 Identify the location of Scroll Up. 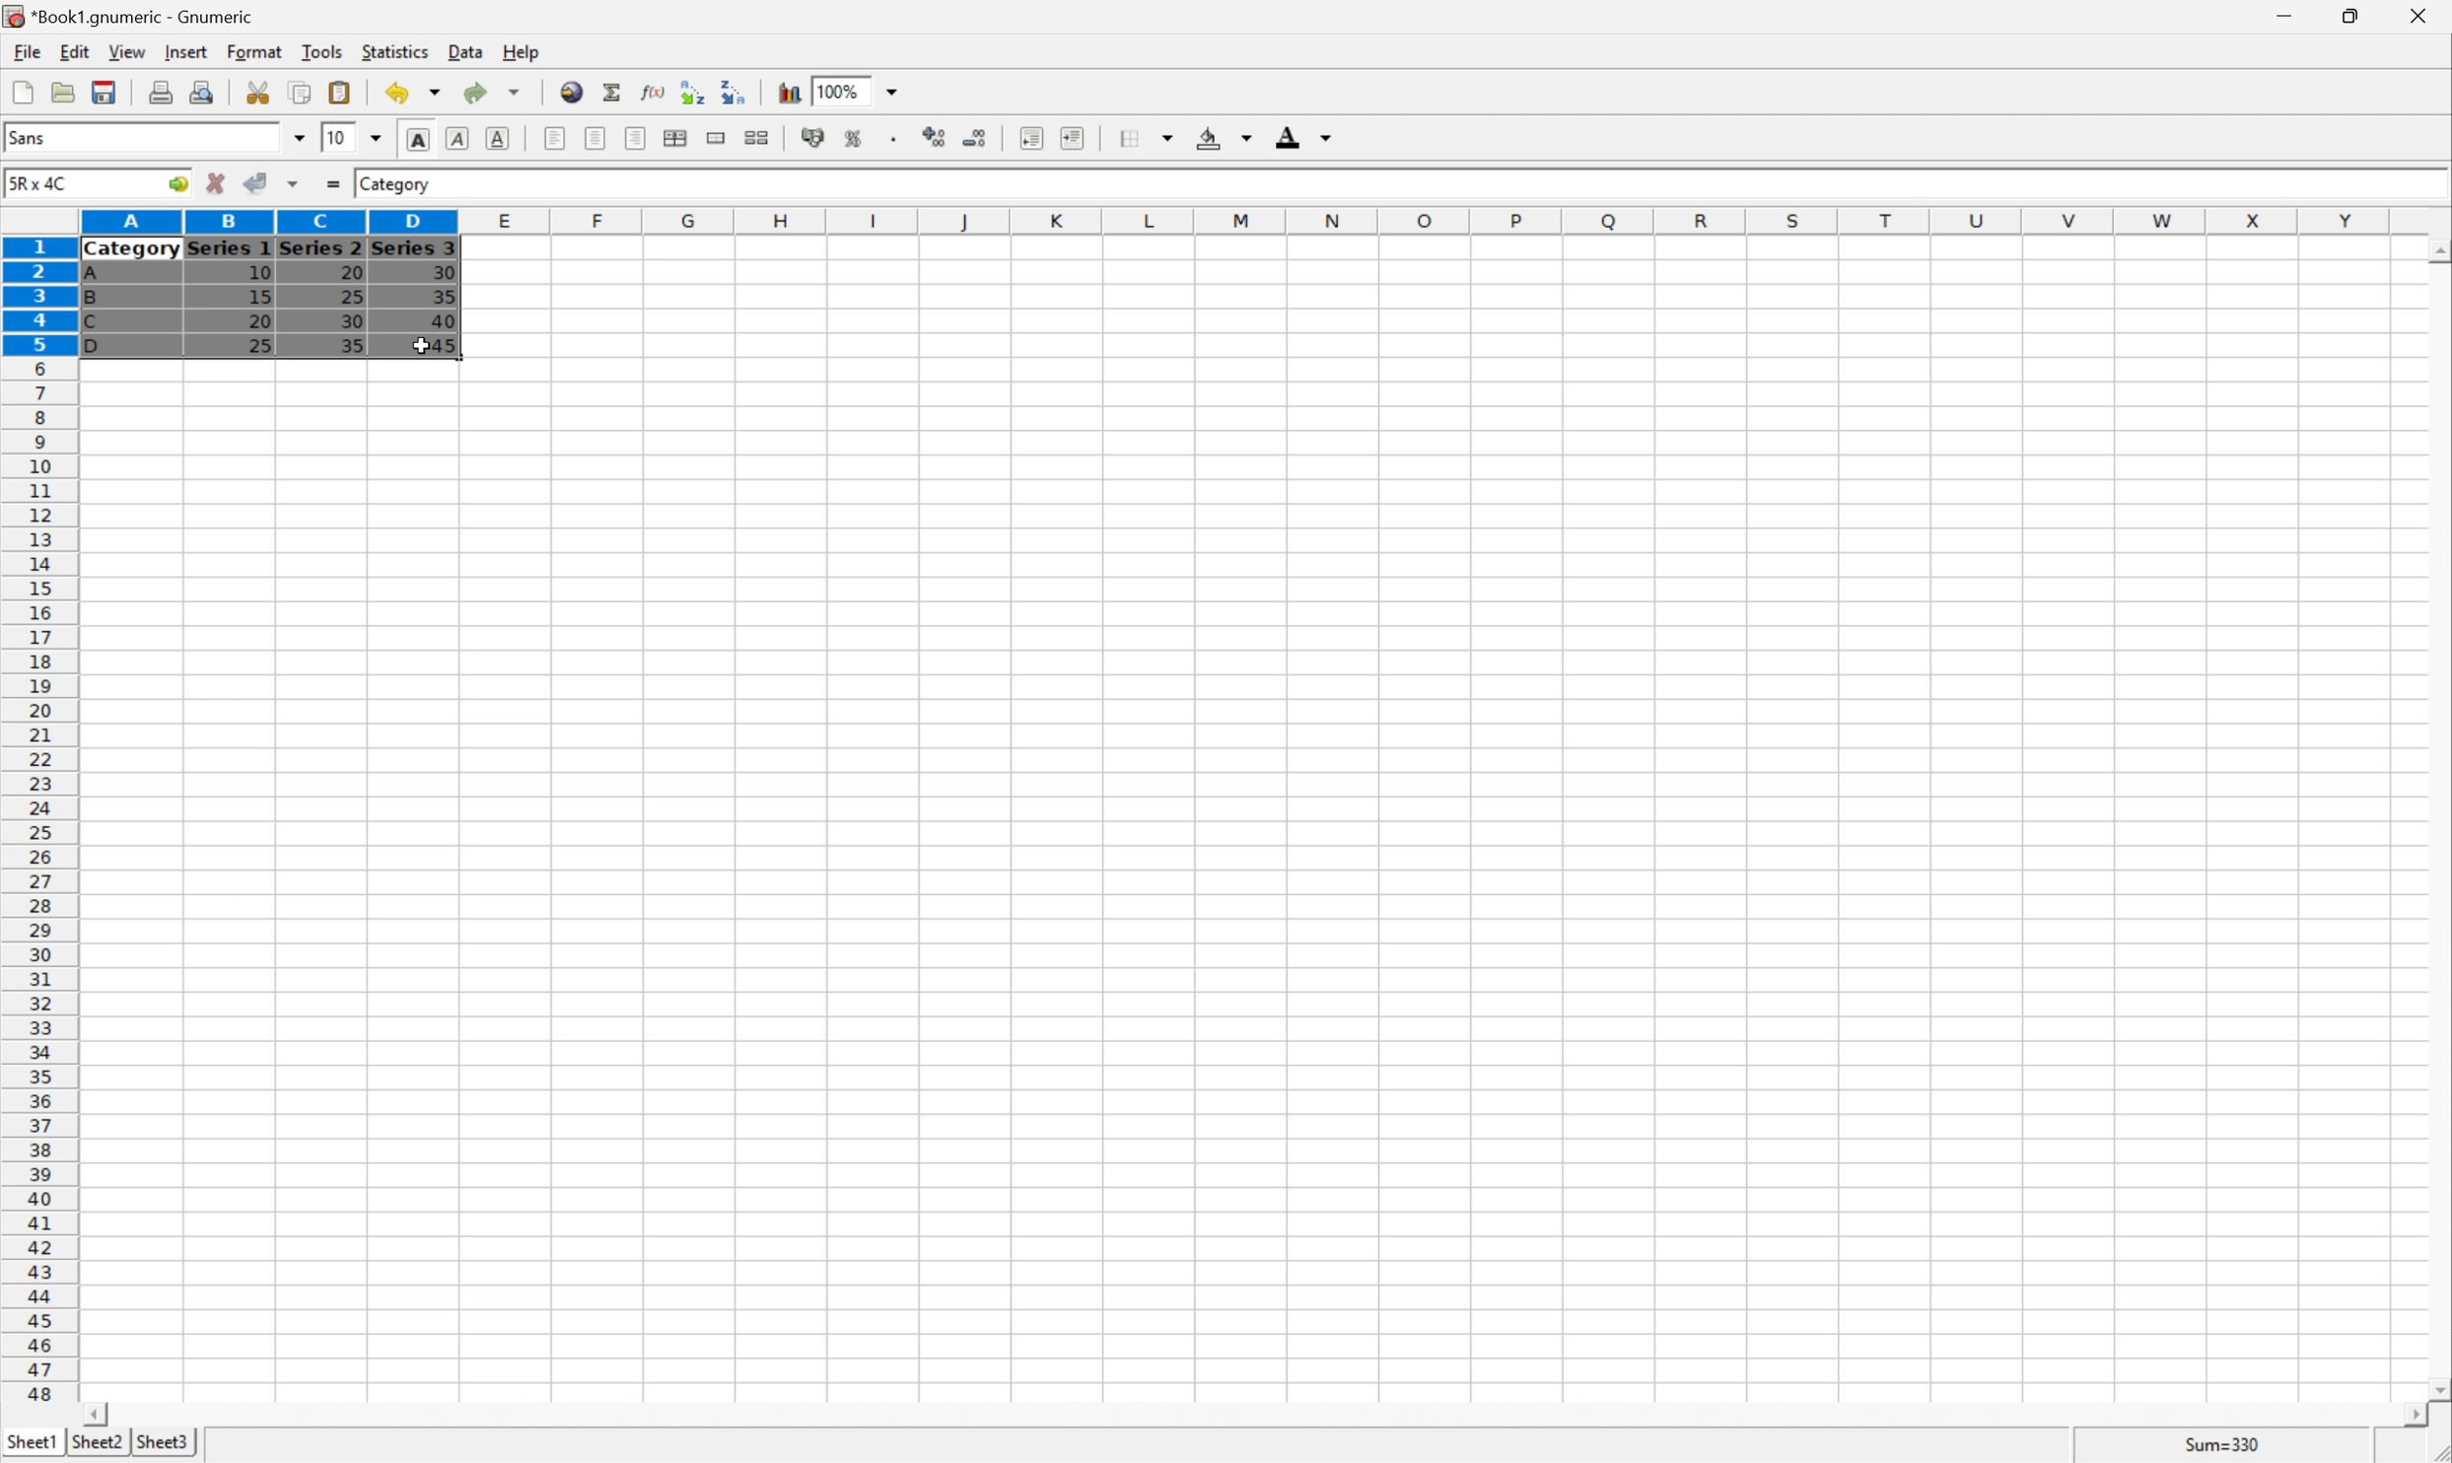
(2435, 249).